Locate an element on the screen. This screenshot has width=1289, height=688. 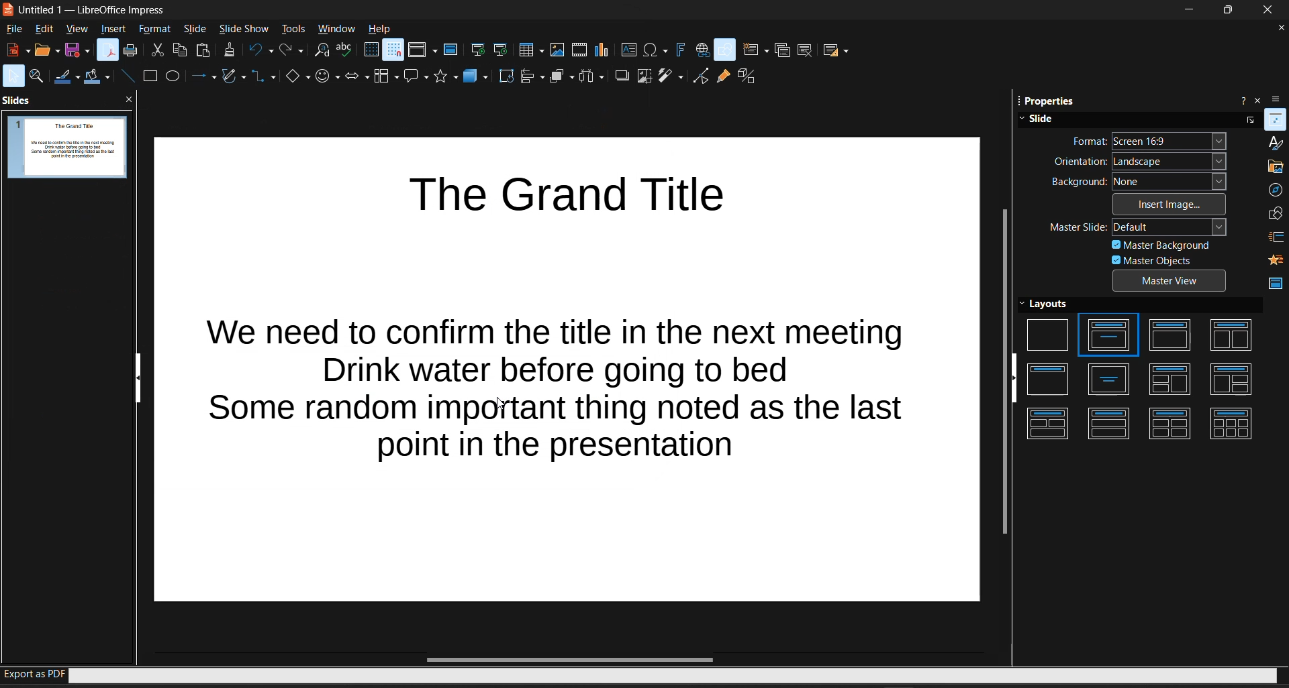
more options is located at coordinates (1247, 121).